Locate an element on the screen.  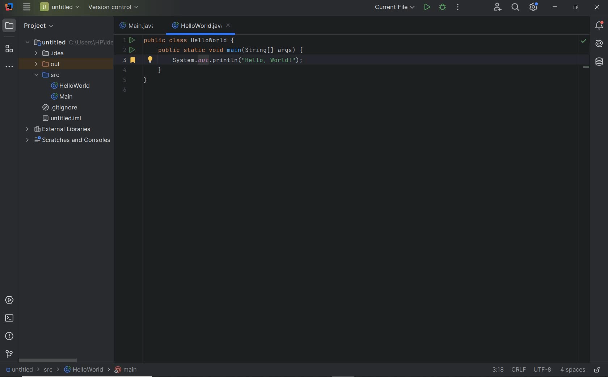
main is located at coordinates (62, 97).